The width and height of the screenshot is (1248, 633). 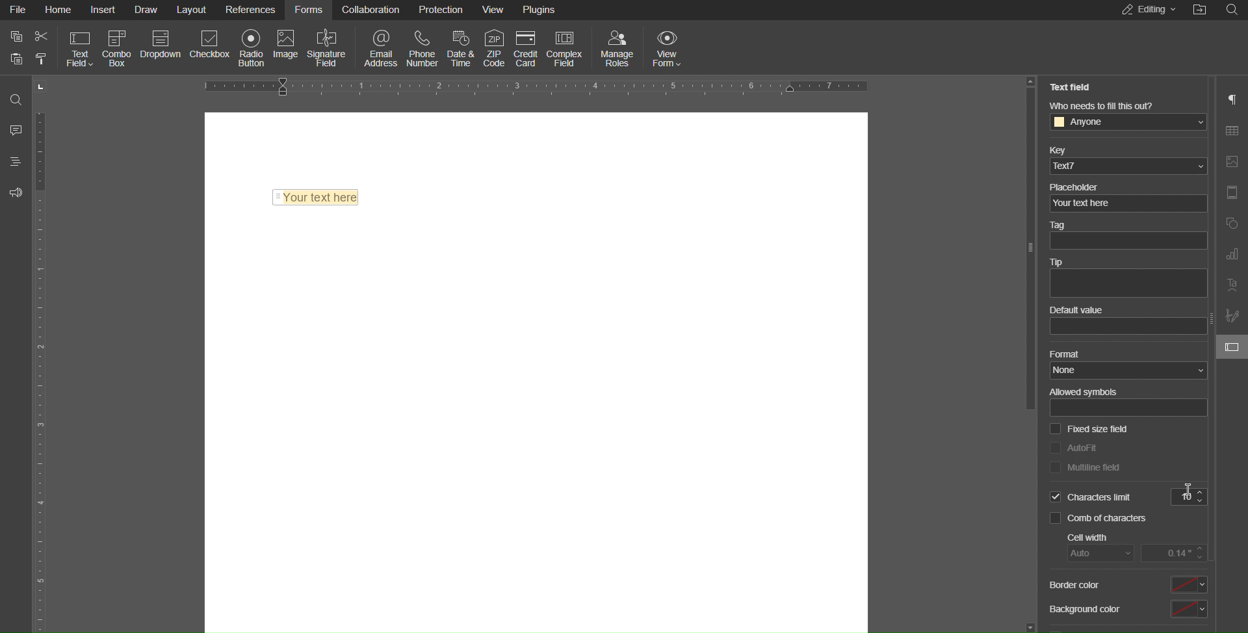 What do you see at coordinates (105, 10) in the screenshot?
I see `Insert` at bounding box center [105, 10].